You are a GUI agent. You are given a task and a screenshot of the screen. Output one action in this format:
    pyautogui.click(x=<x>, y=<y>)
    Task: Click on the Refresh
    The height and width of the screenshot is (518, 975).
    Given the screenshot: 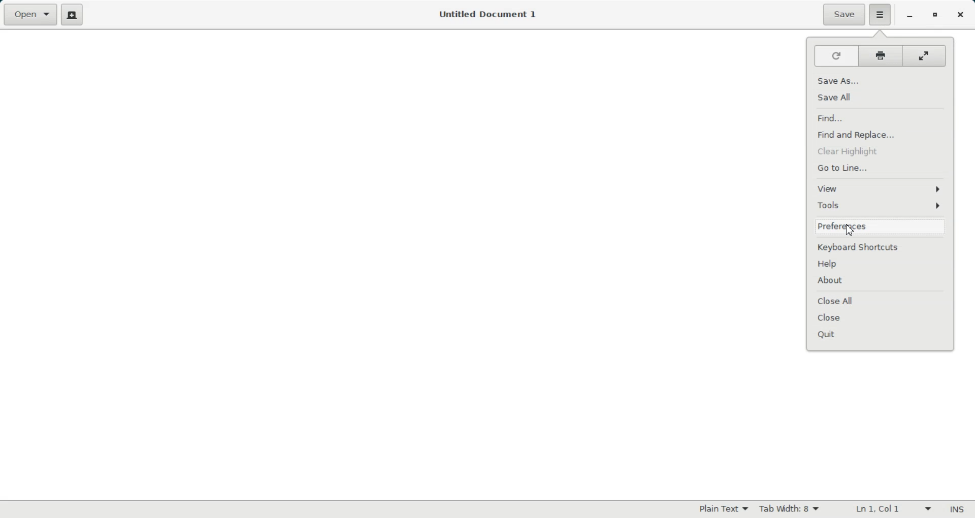 What is the action you would take?
    pyautogui.click(x=835, y=56)
    